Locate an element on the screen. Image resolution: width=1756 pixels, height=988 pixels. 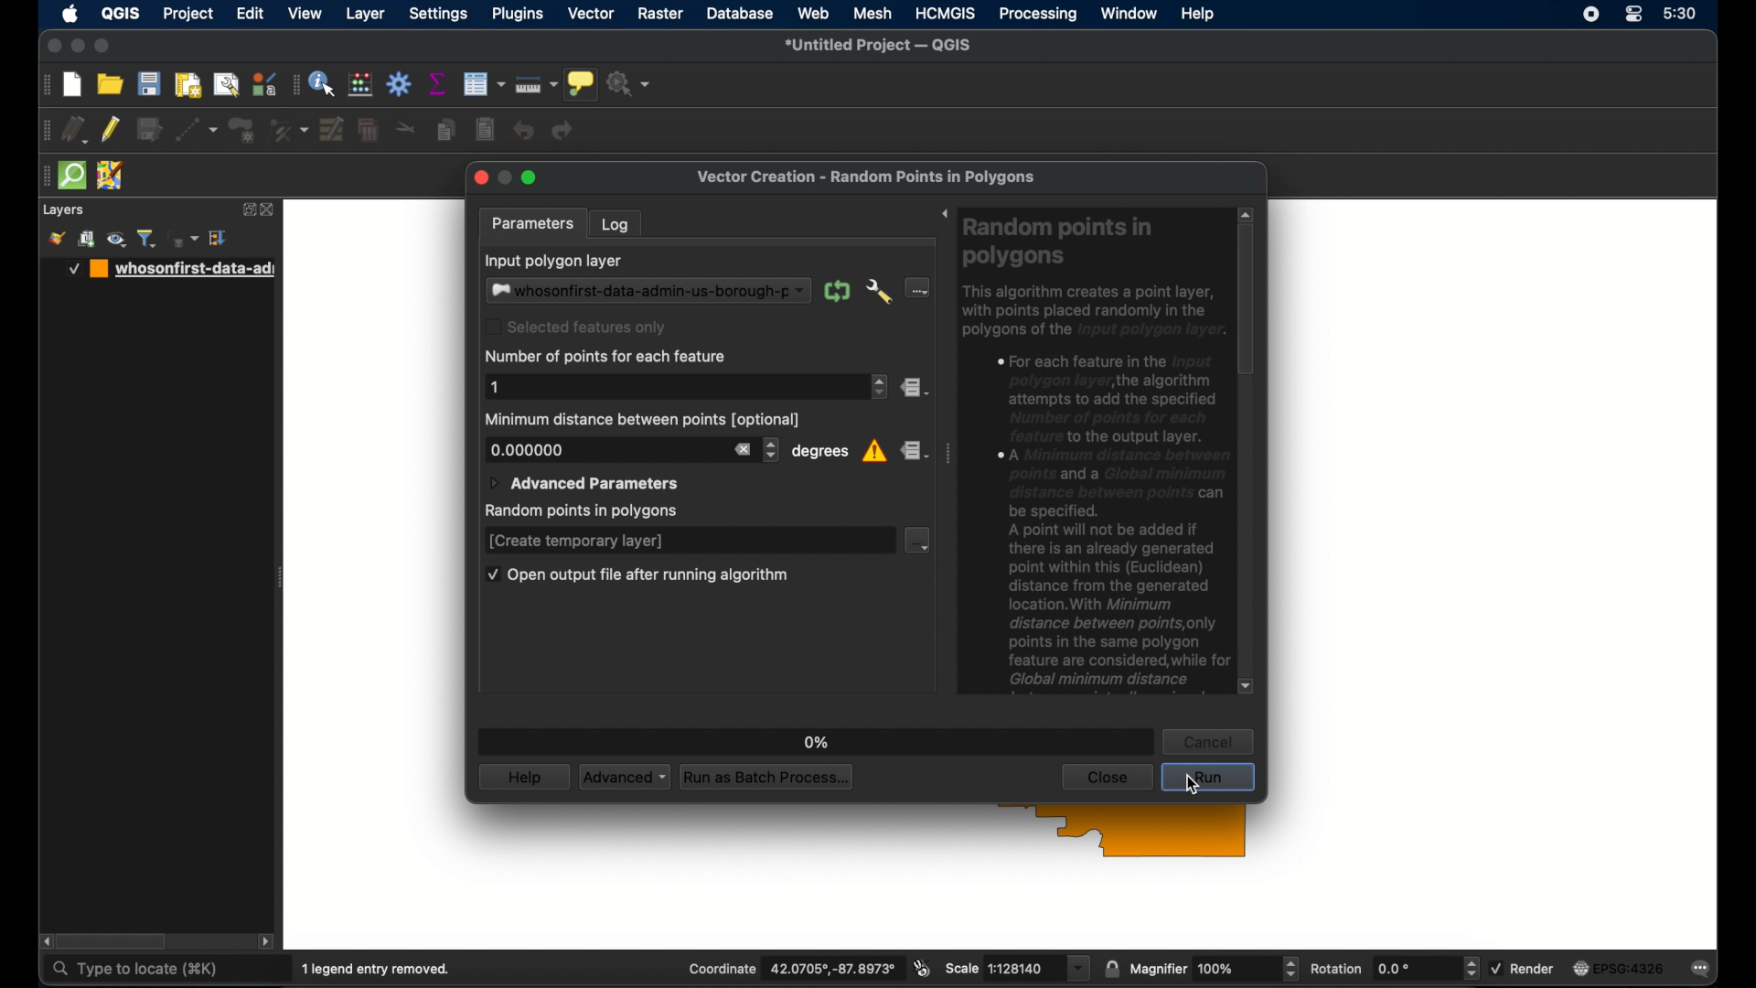
plugins is located at coordinates (518, 15).